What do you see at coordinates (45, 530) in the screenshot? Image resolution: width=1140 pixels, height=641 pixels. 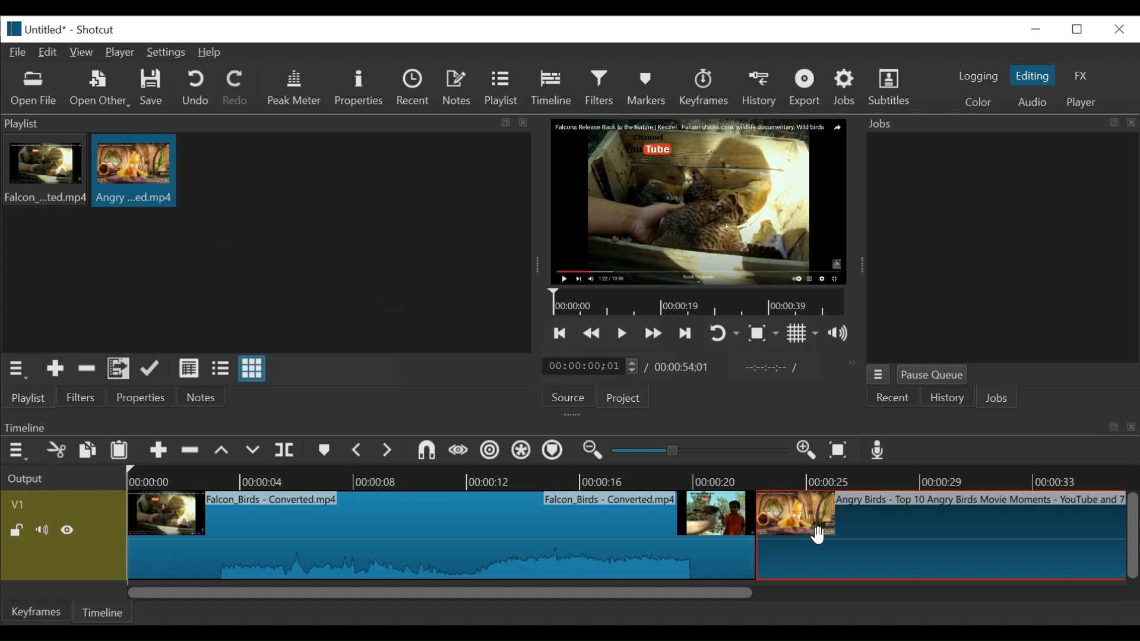 I see `Mute` at bounding box center [45, 530].